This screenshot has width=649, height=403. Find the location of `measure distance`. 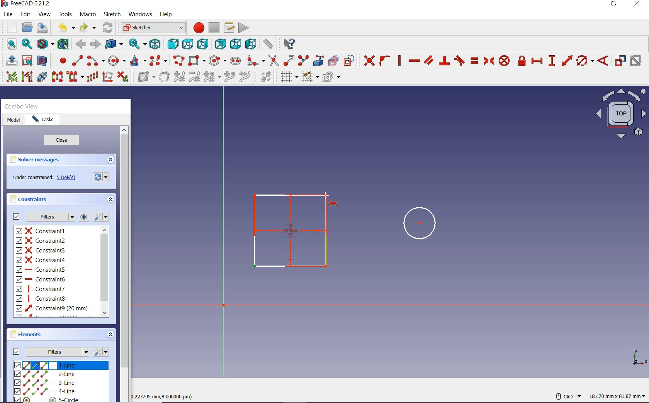

measure distance is located at coordinates (268, 44).